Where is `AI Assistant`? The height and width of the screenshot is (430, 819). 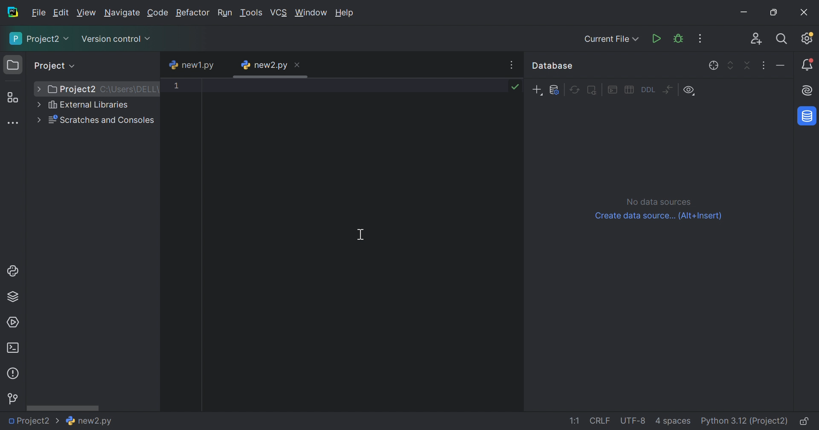 AI Assistant is located at coordinates (808, 90).